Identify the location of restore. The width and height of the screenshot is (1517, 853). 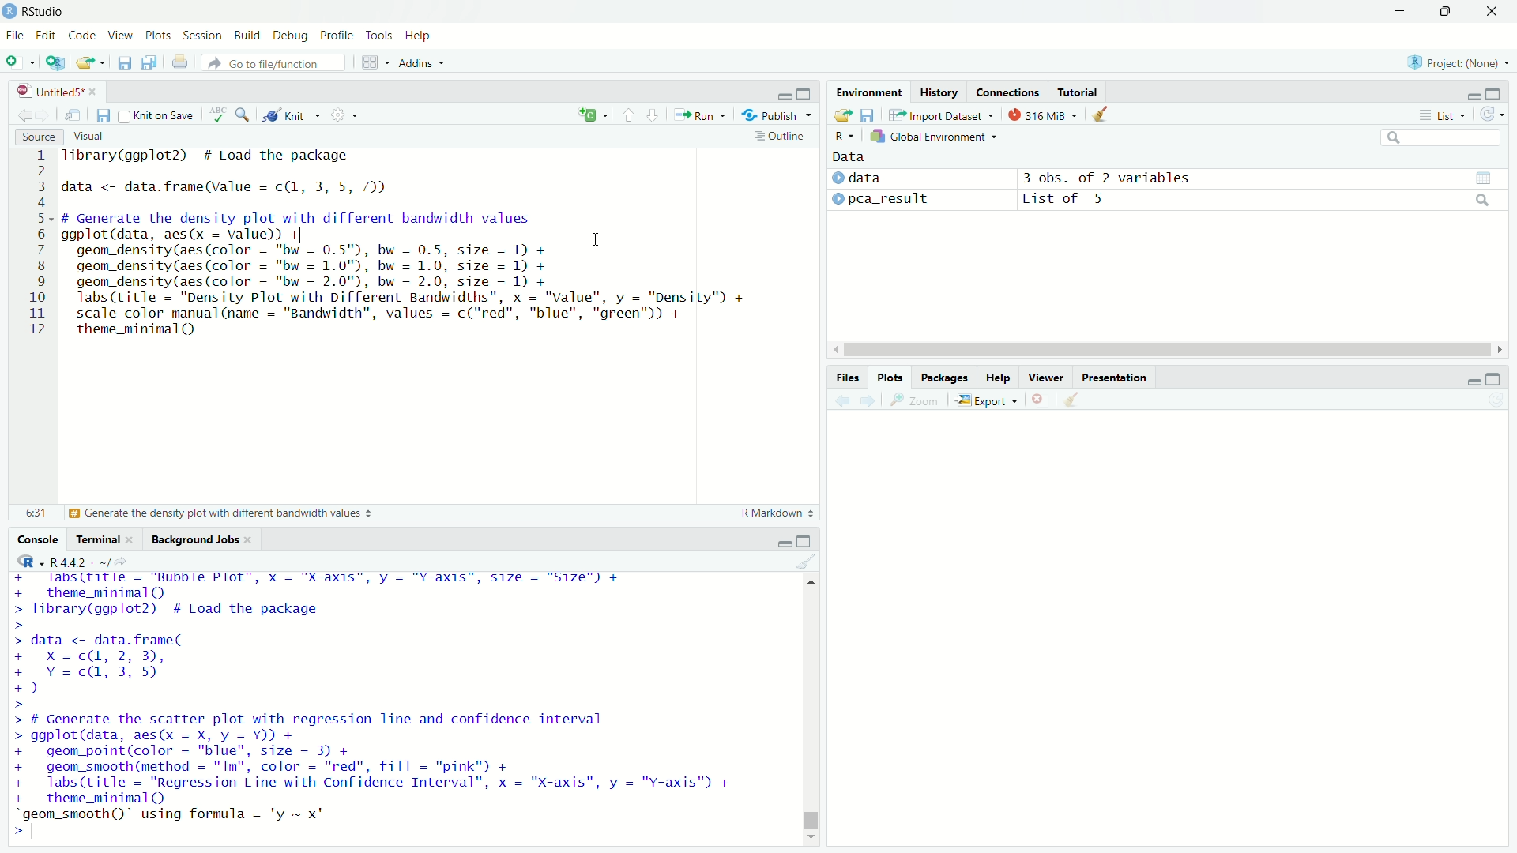
(1446, 12).